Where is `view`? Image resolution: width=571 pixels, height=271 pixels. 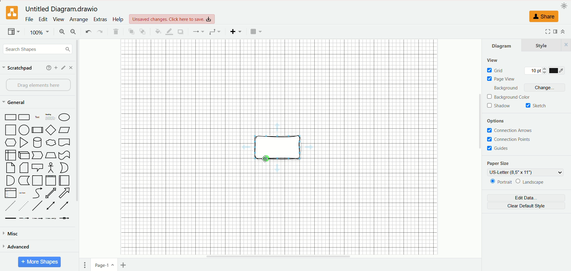 view is located at coordinates (492, 60).